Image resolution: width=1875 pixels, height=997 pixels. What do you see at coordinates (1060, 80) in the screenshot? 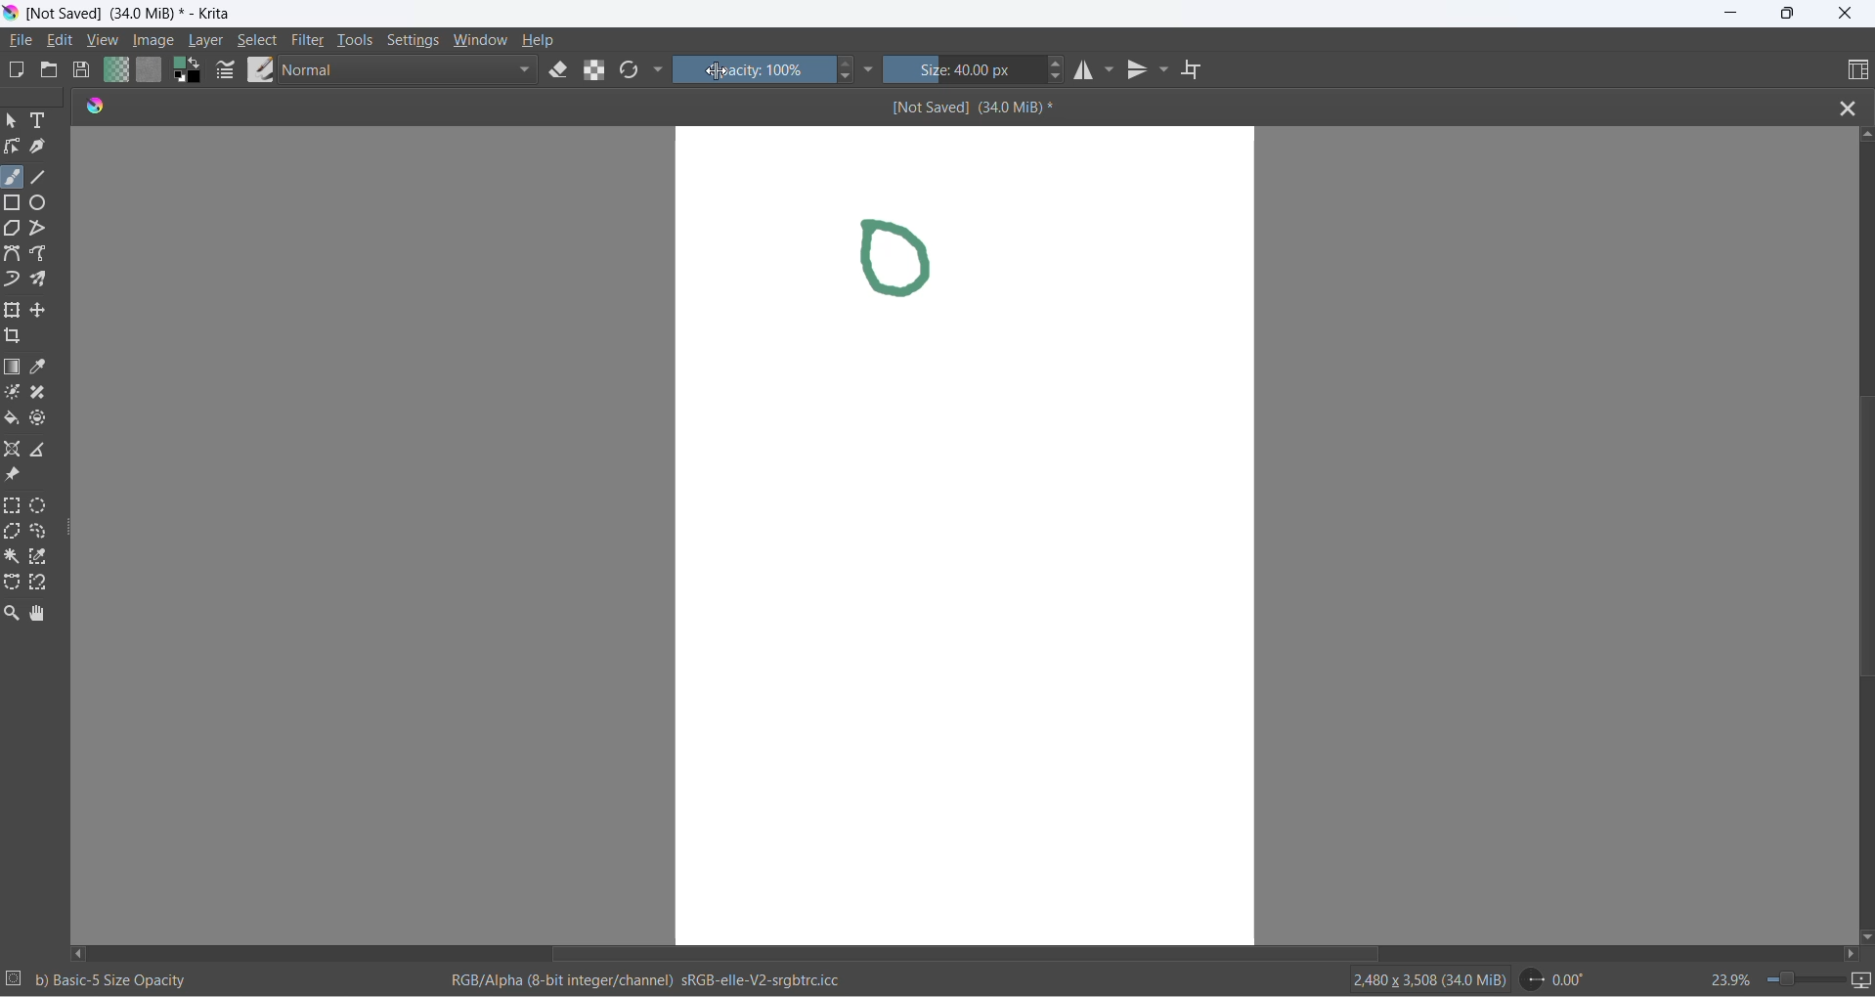
I see `size decrease button` at bounding box center [1060, 80].